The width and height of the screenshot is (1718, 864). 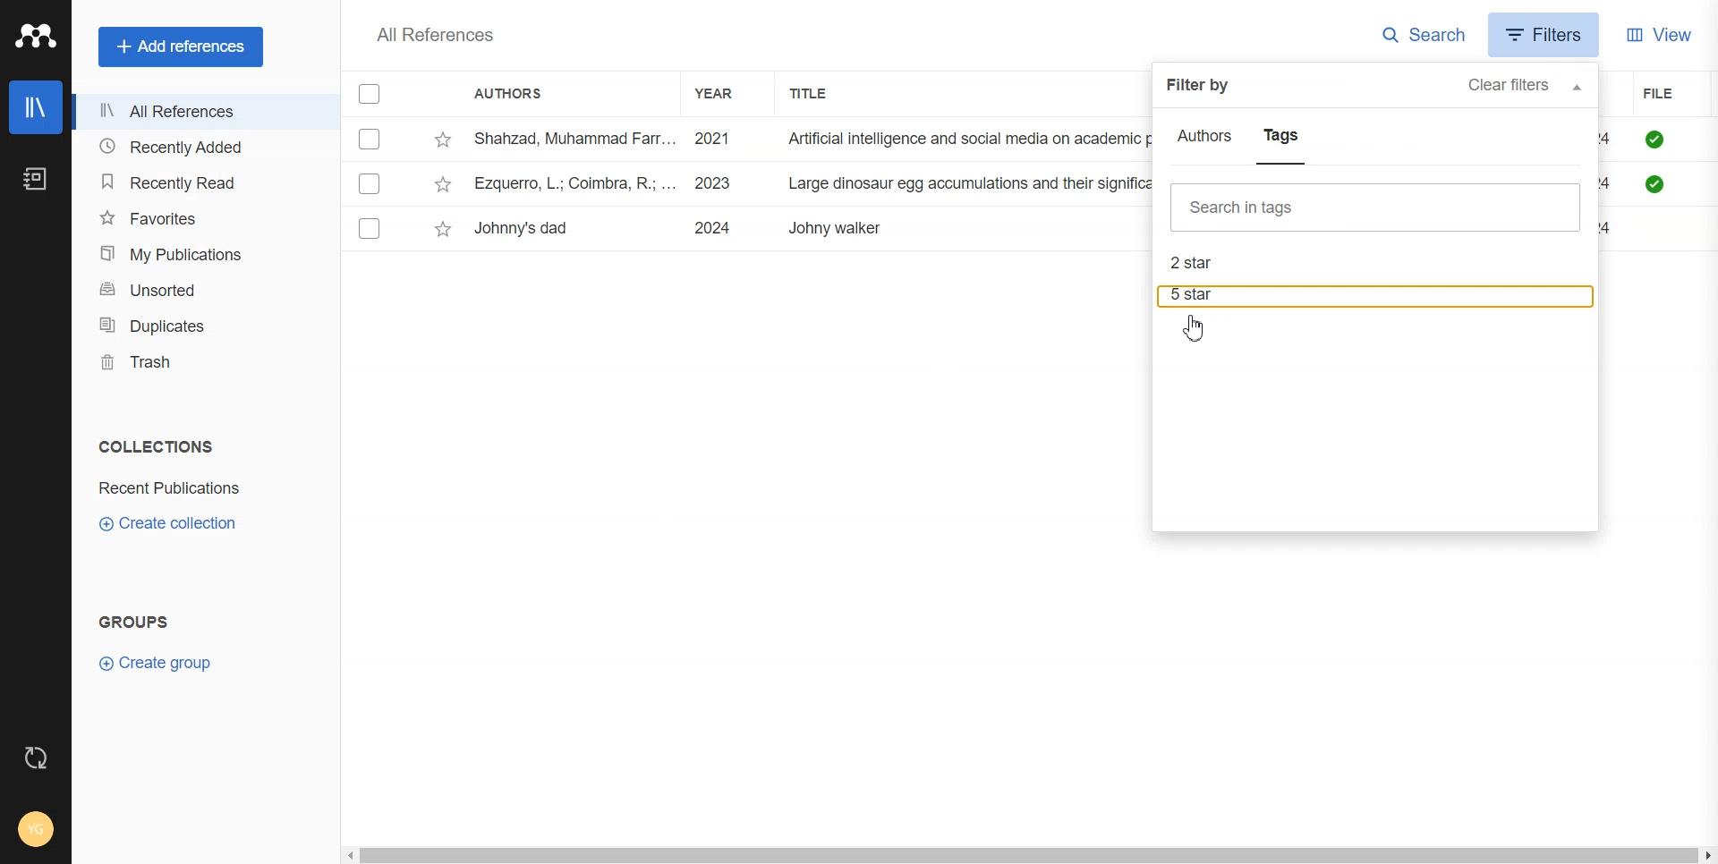 What do you see at coordinates (199, 361) in the screenshot?
I see `Trash` at bounding box center [199, 361].